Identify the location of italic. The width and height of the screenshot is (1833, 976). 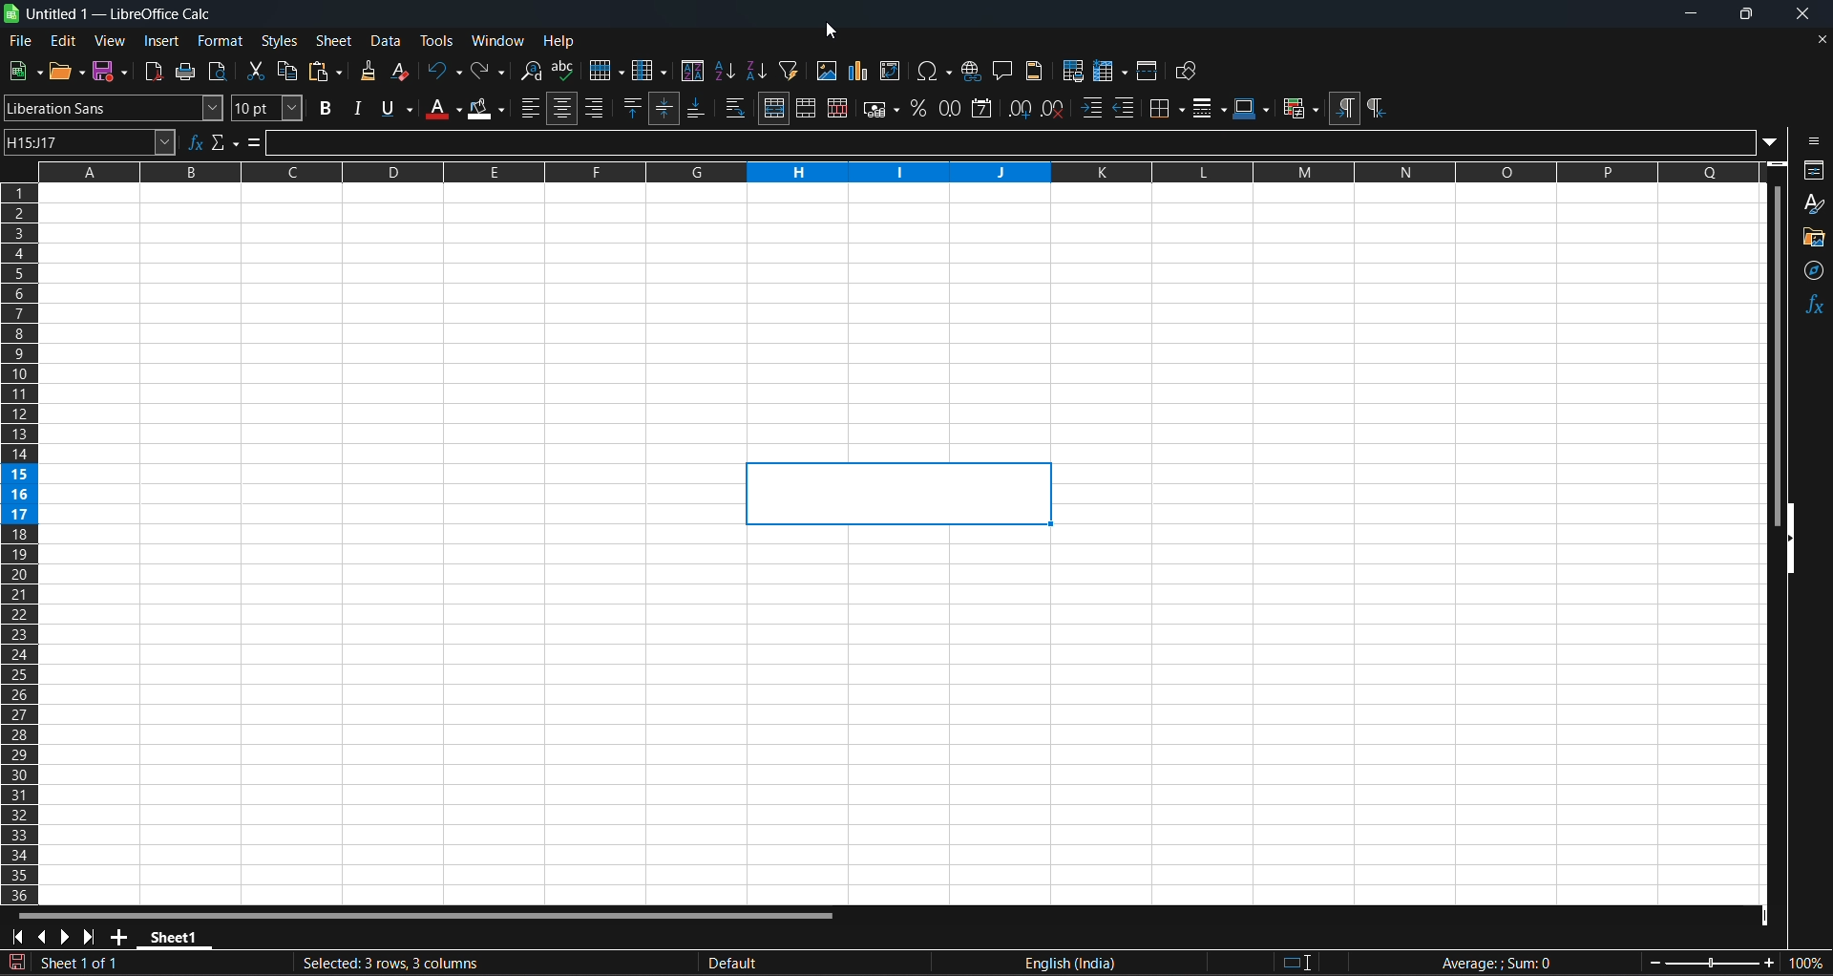
(356, 109).